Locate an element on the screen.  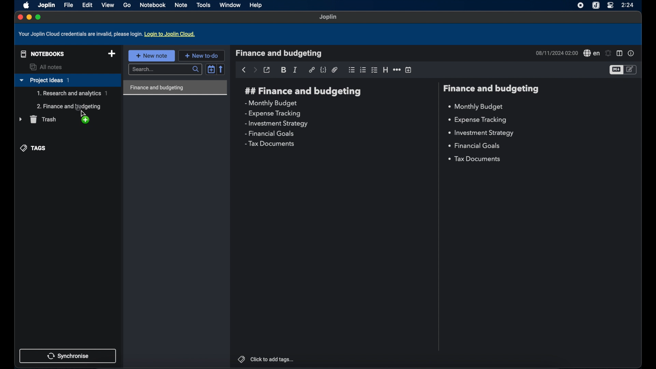
window is located at coordinates (230, 5).